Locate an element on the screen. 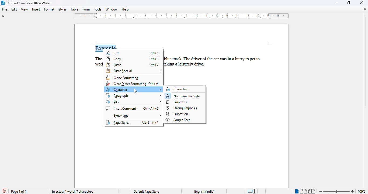 The image size is (368, 194). tools is located at coordinates (98, 9).